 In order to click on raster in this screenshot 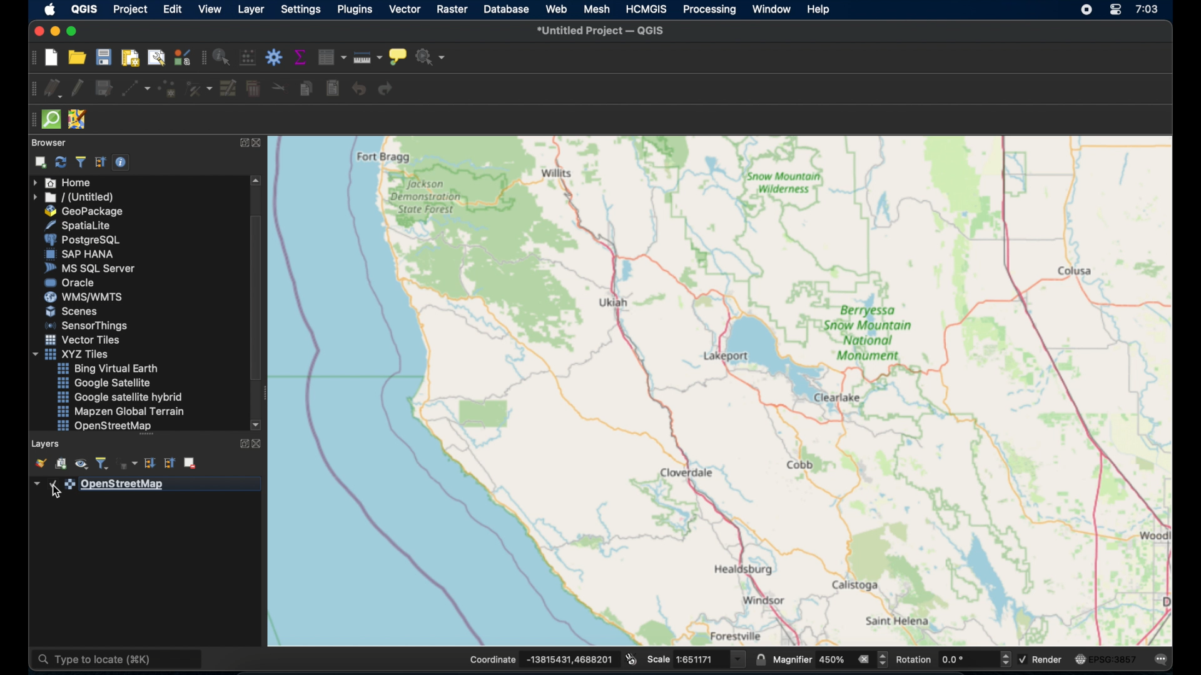, I will do `click(451, 9)`.